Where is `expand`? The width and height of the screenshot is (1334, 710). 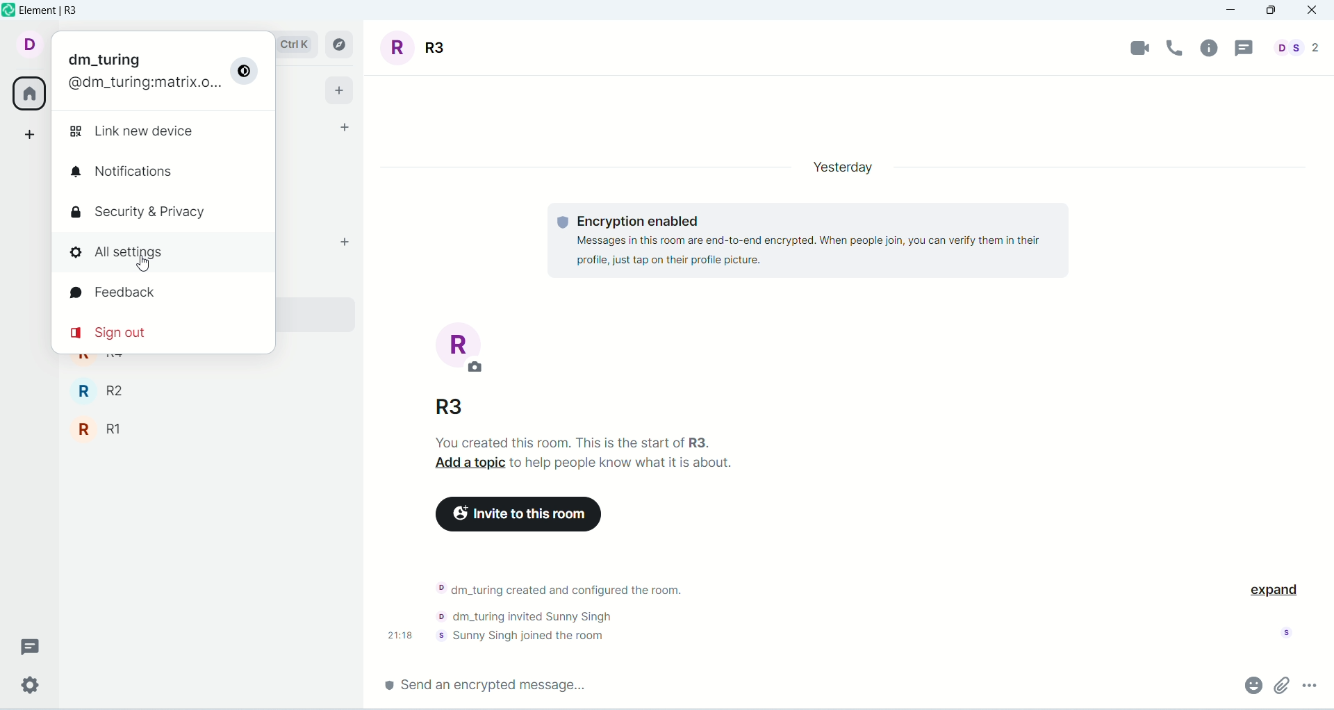 expand is located at coordinates (1272, 588).